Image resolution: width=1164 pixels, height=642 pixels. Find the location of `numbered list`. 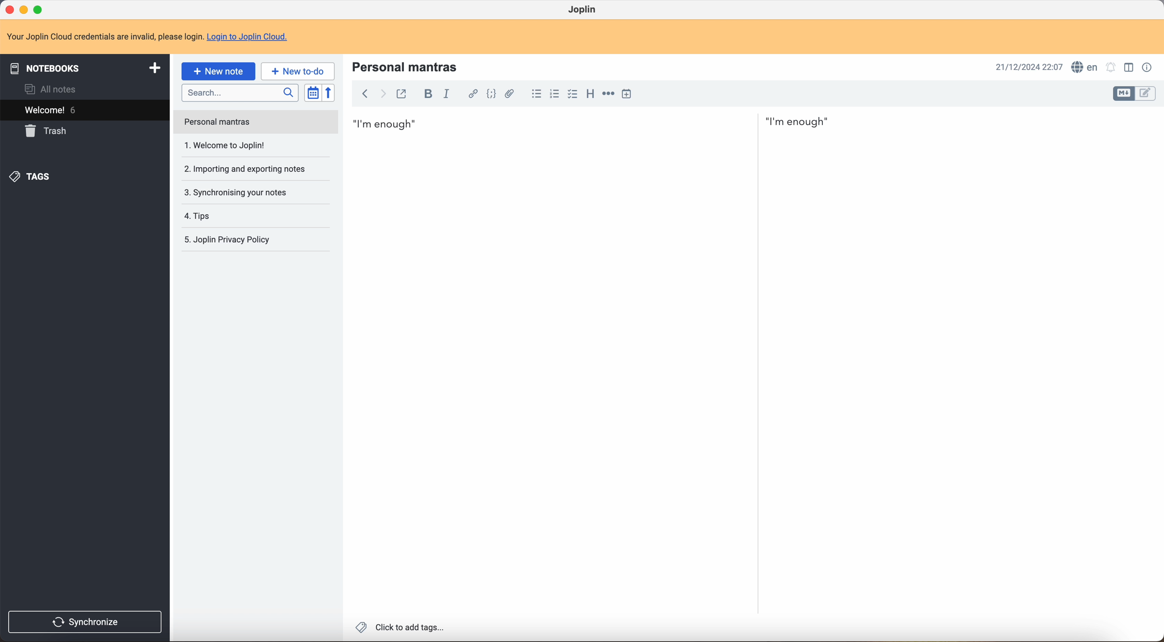

numbered list is located at coordinates (555, 94).